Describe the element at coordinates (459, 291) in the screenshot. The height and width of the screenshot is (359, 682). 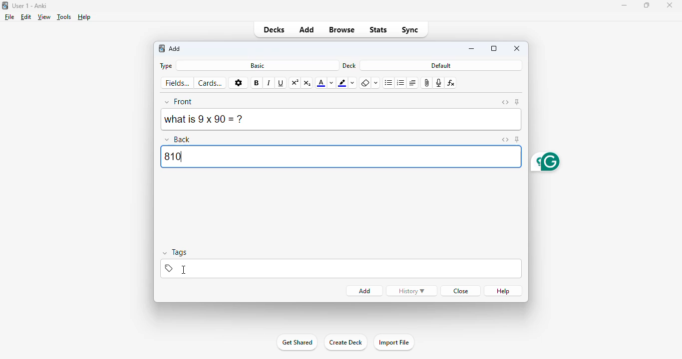
I see `close` at that location.